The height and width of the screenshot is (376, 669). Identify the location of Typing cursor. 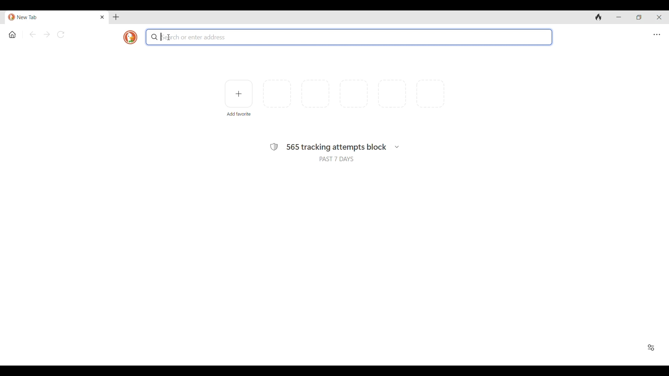
(159, 37).